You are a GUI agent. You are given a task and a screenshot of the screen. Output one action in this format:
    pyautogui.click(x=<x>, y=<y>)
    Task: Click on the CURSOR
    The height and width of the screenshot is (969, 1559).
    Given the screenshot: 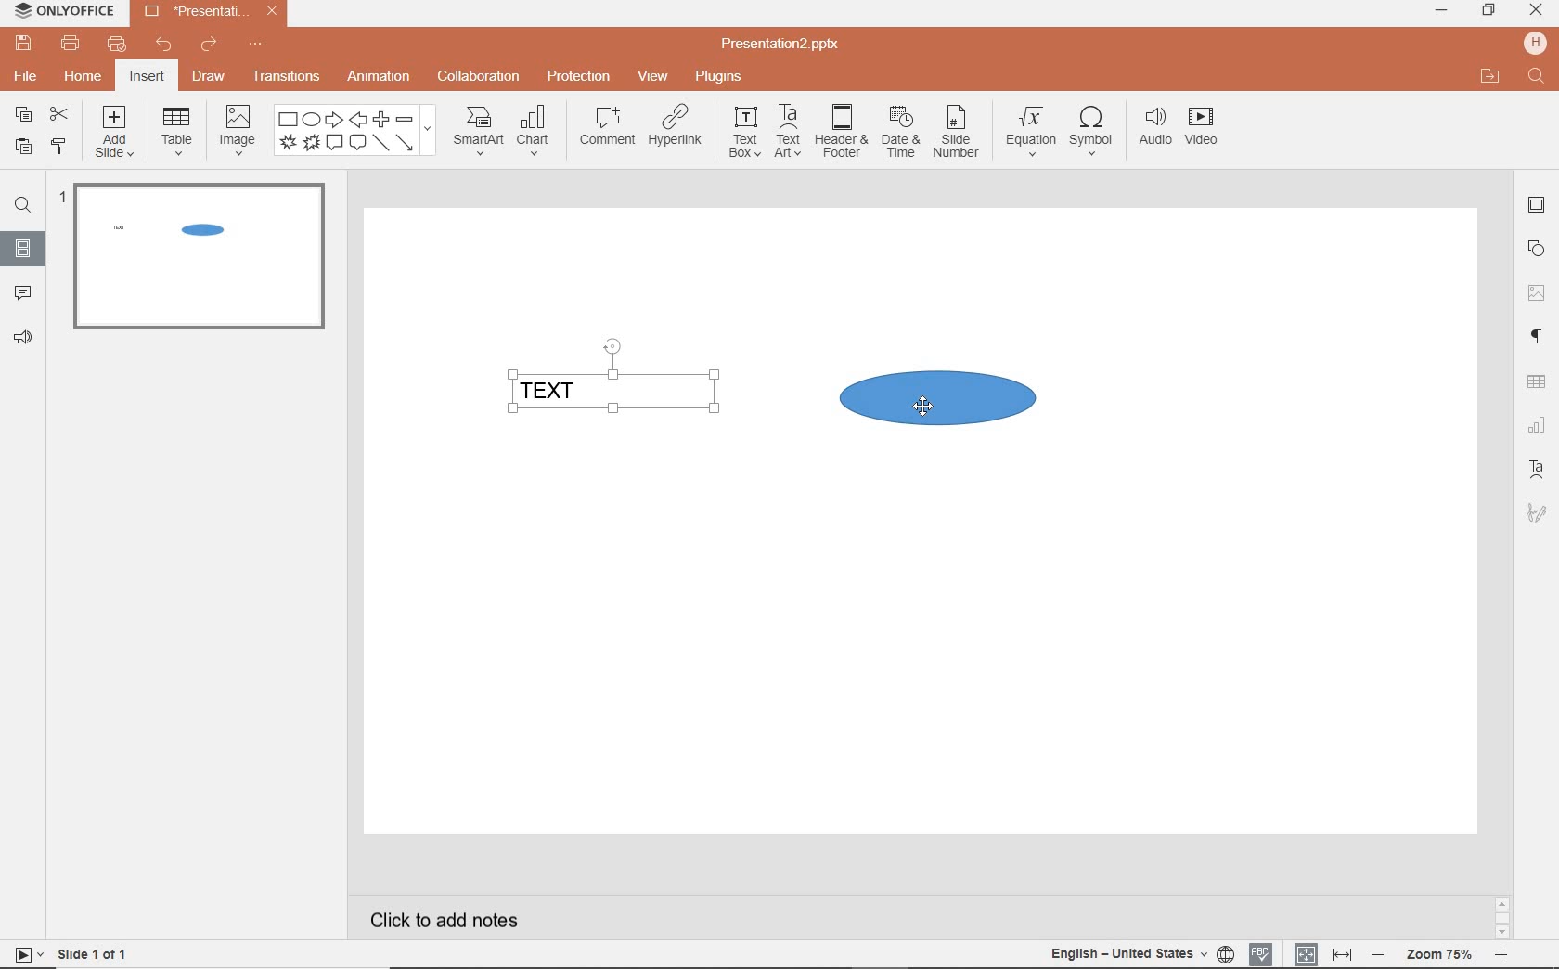 What is the action you would take?
    pyautogui.click(x=923, y=407)
    